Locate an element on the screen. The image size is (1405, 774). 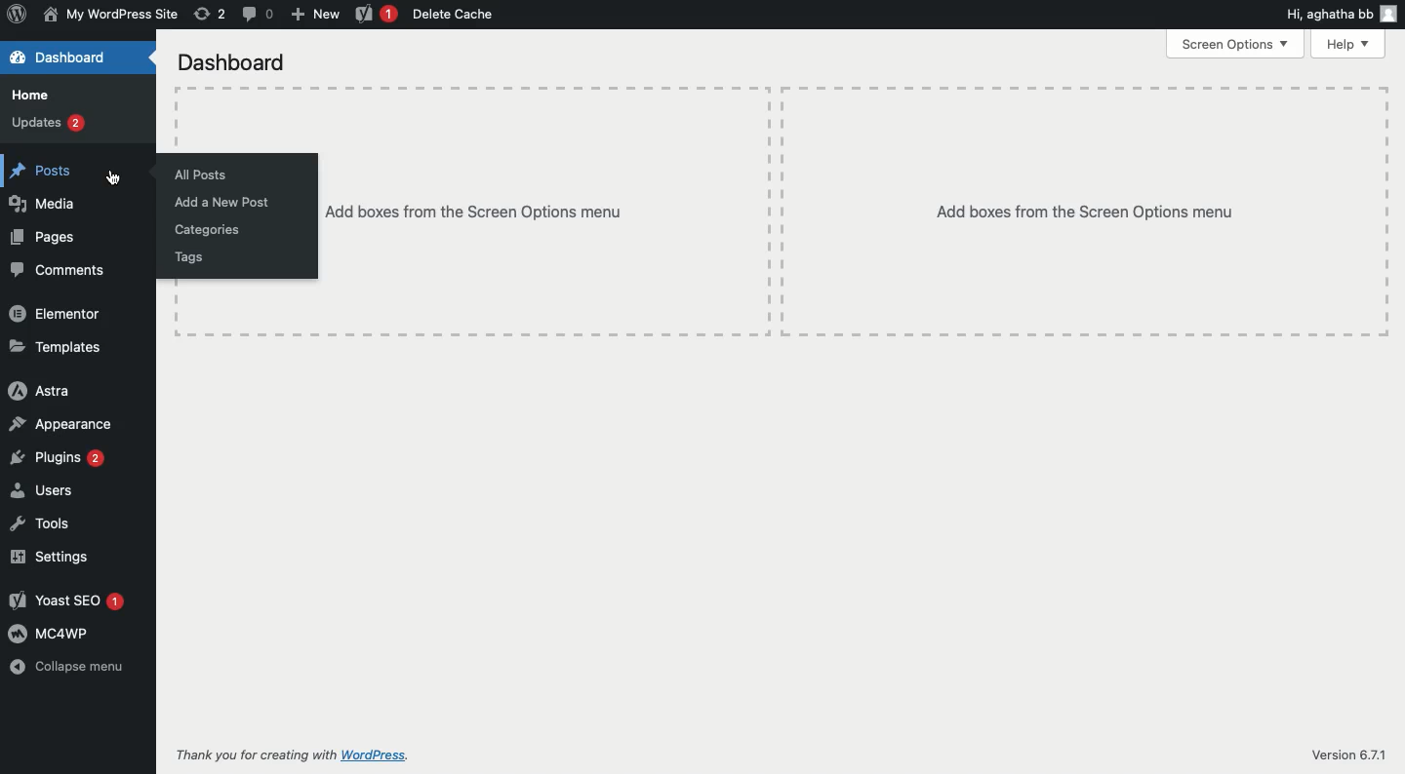
Version 6.71 is located at coordinates (1339, 752).